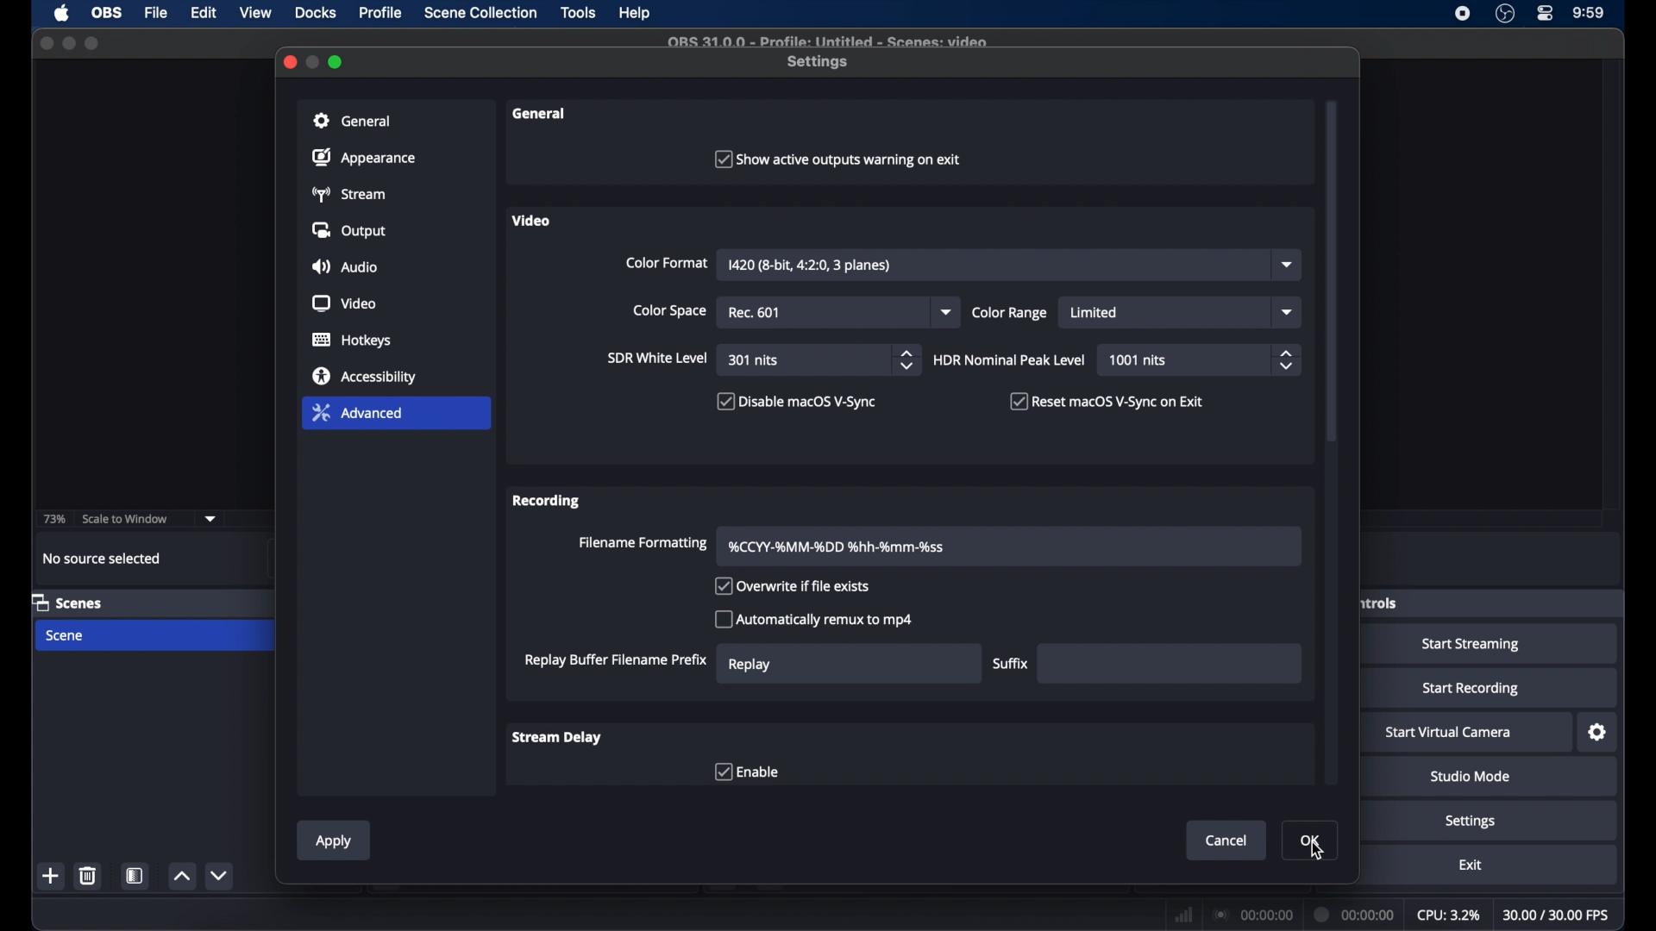 Image resolution: width=1656 pixels, height=931 pixels. I want to click on video, so click(531, 220).